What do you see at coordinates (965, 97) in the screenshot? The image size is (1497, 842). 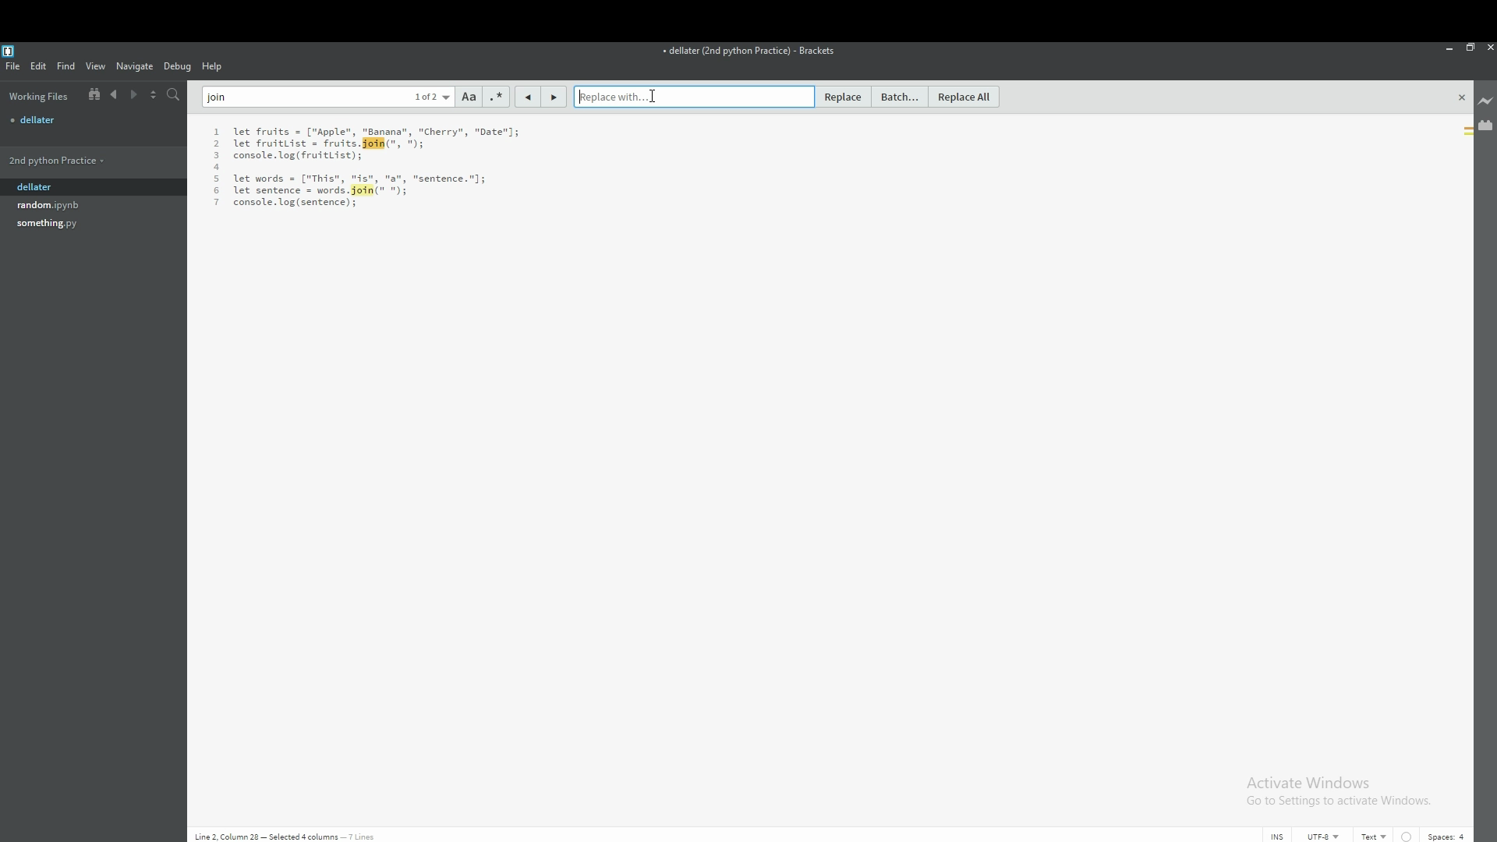 I see `replace all` at bounding box center [965, 97].